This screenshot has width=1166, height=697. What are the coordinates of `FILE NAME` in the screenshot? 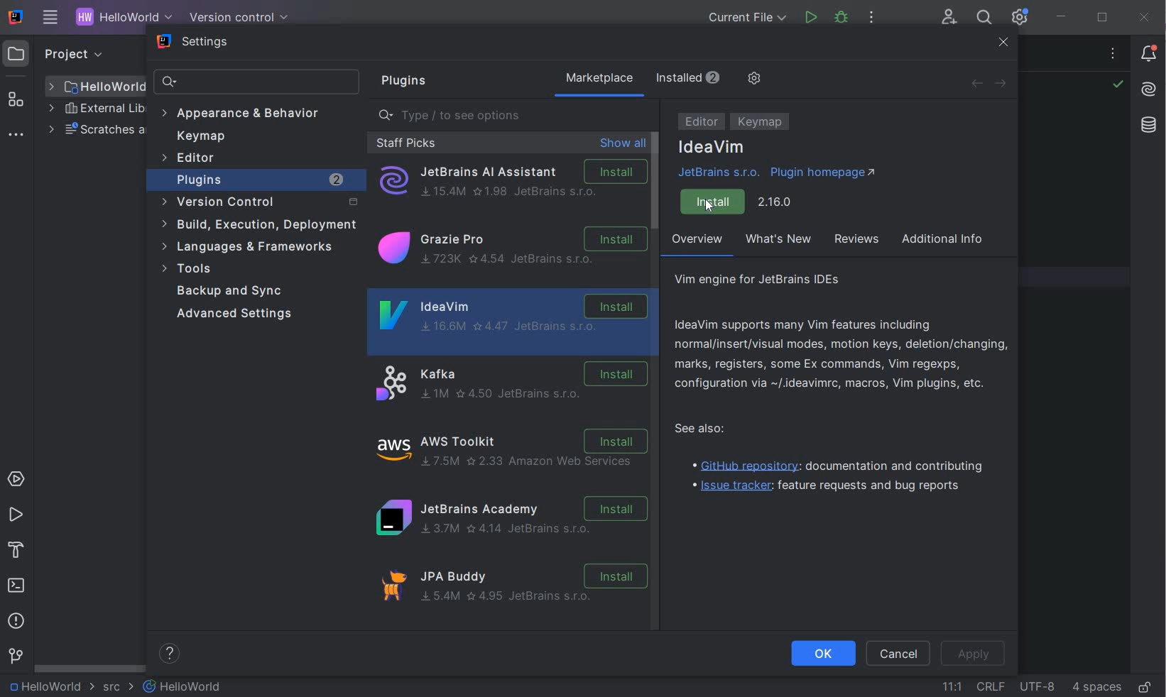 It's located at (183, 686).